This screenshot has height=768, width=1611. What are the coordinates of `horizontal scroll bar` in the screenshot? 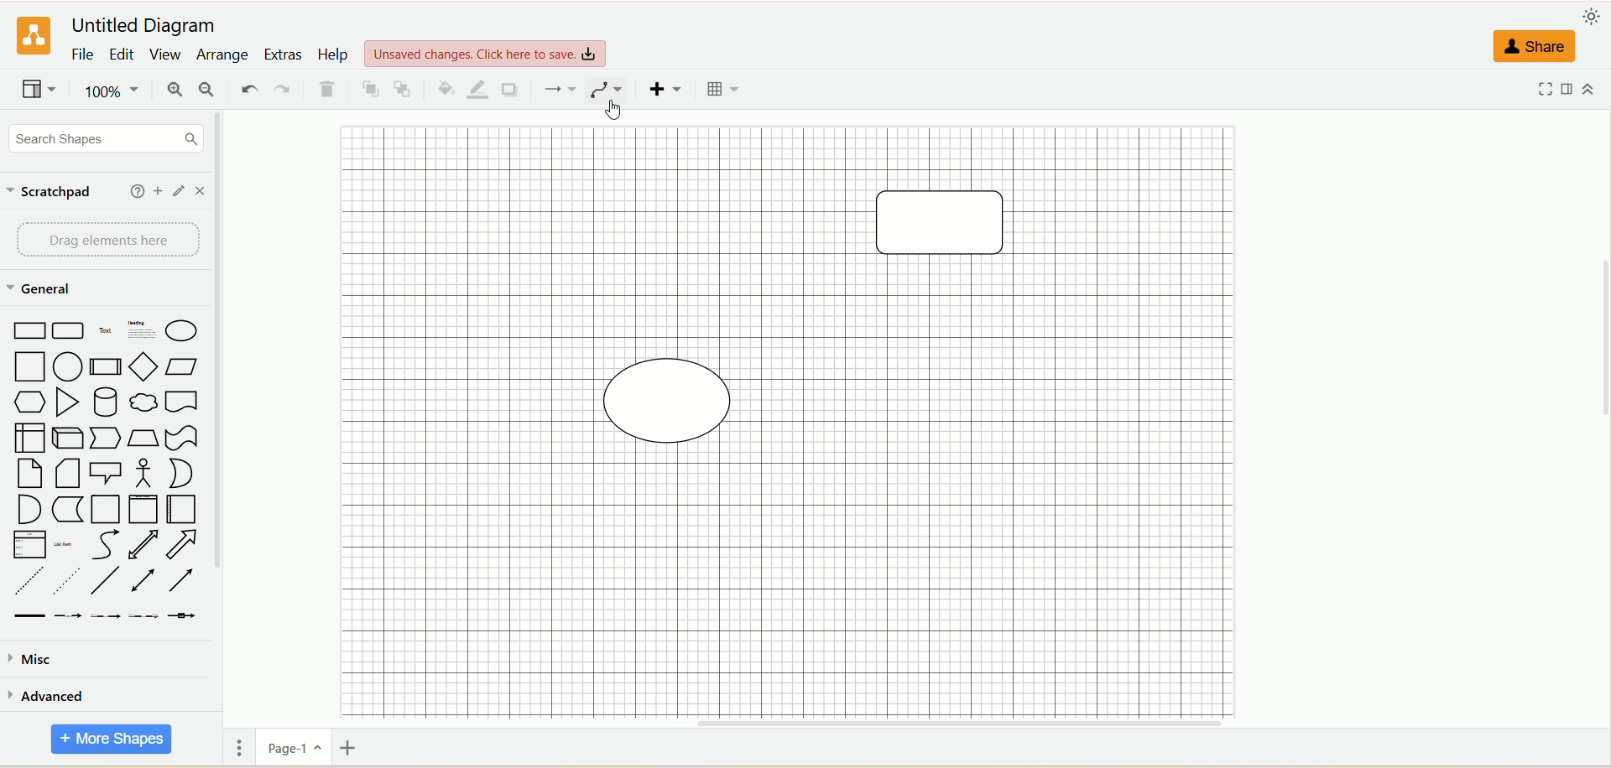 It's located at (913, 724).